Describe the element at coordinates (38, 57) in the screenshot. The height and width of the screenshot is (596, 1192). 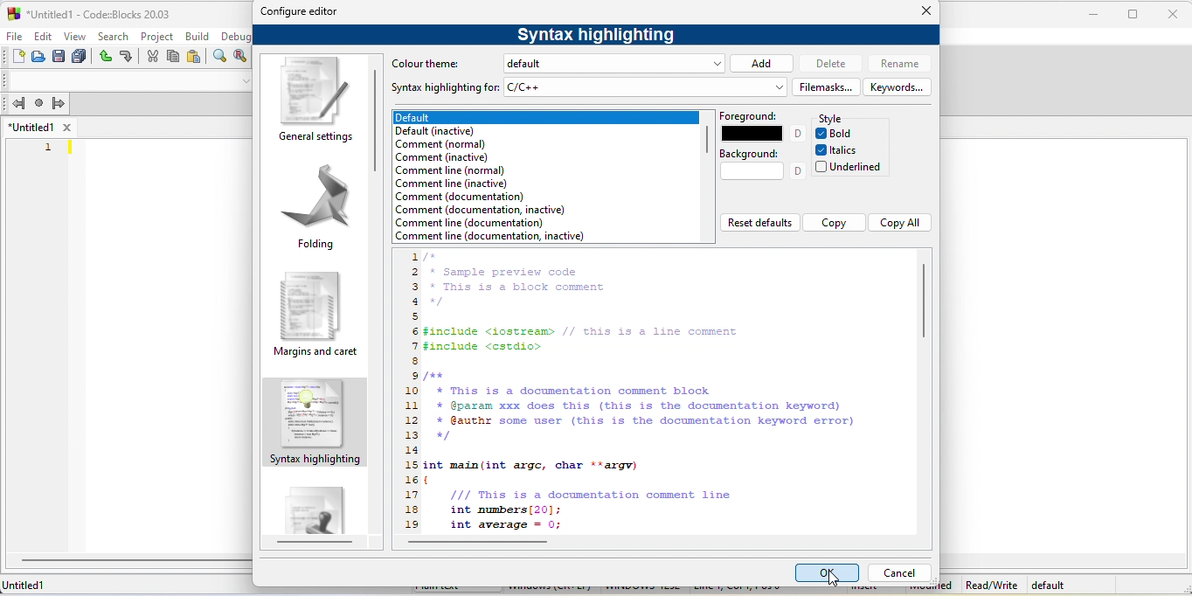
I see `open` at that location.